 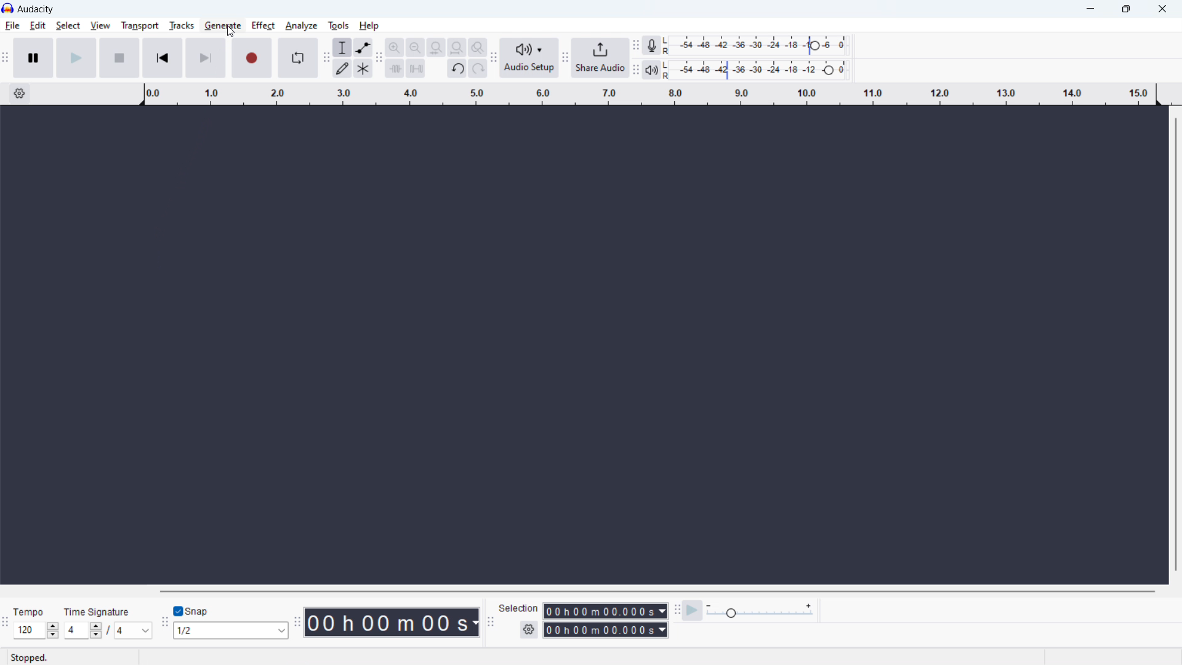 I want to click on share audio, so click(x=601, y=57).